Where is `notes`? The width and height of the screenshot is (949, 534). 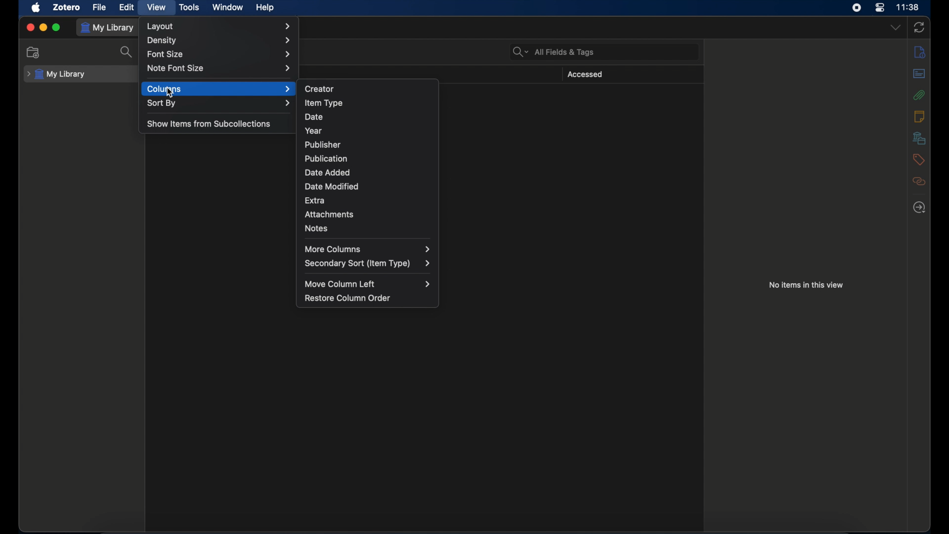 notes is located at coordinates (920, 116).